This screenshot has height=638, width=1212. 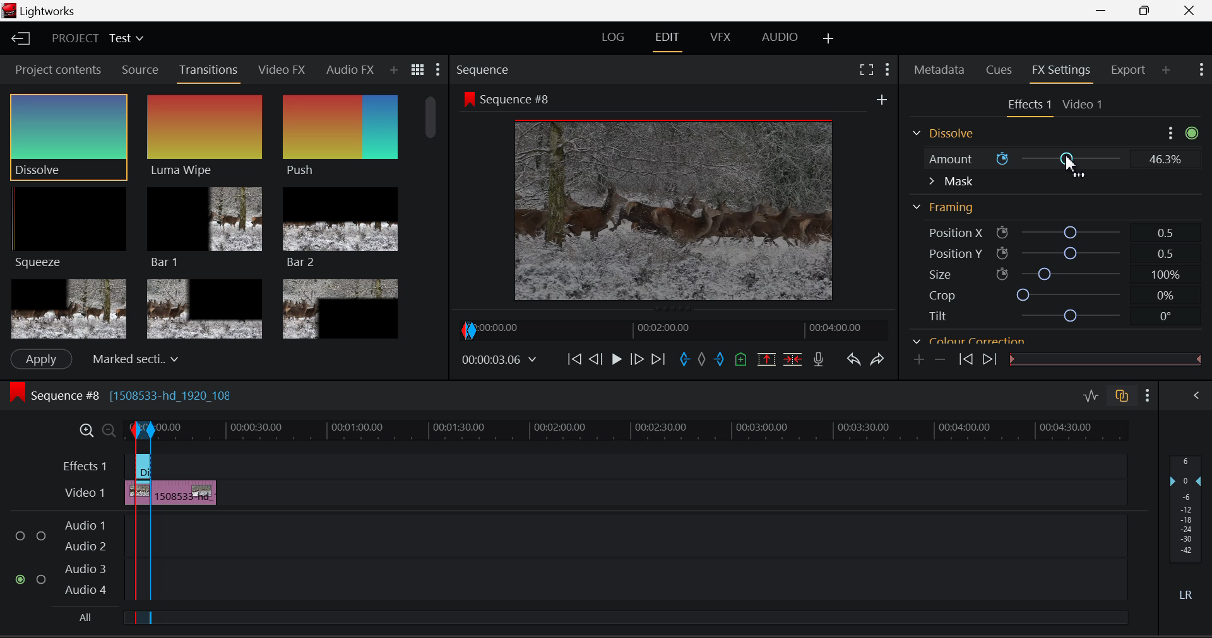 What do you see at coordinates (1105, 11) in the screenshot?
I see `Restore Down` at bounding box center [1105, 11].